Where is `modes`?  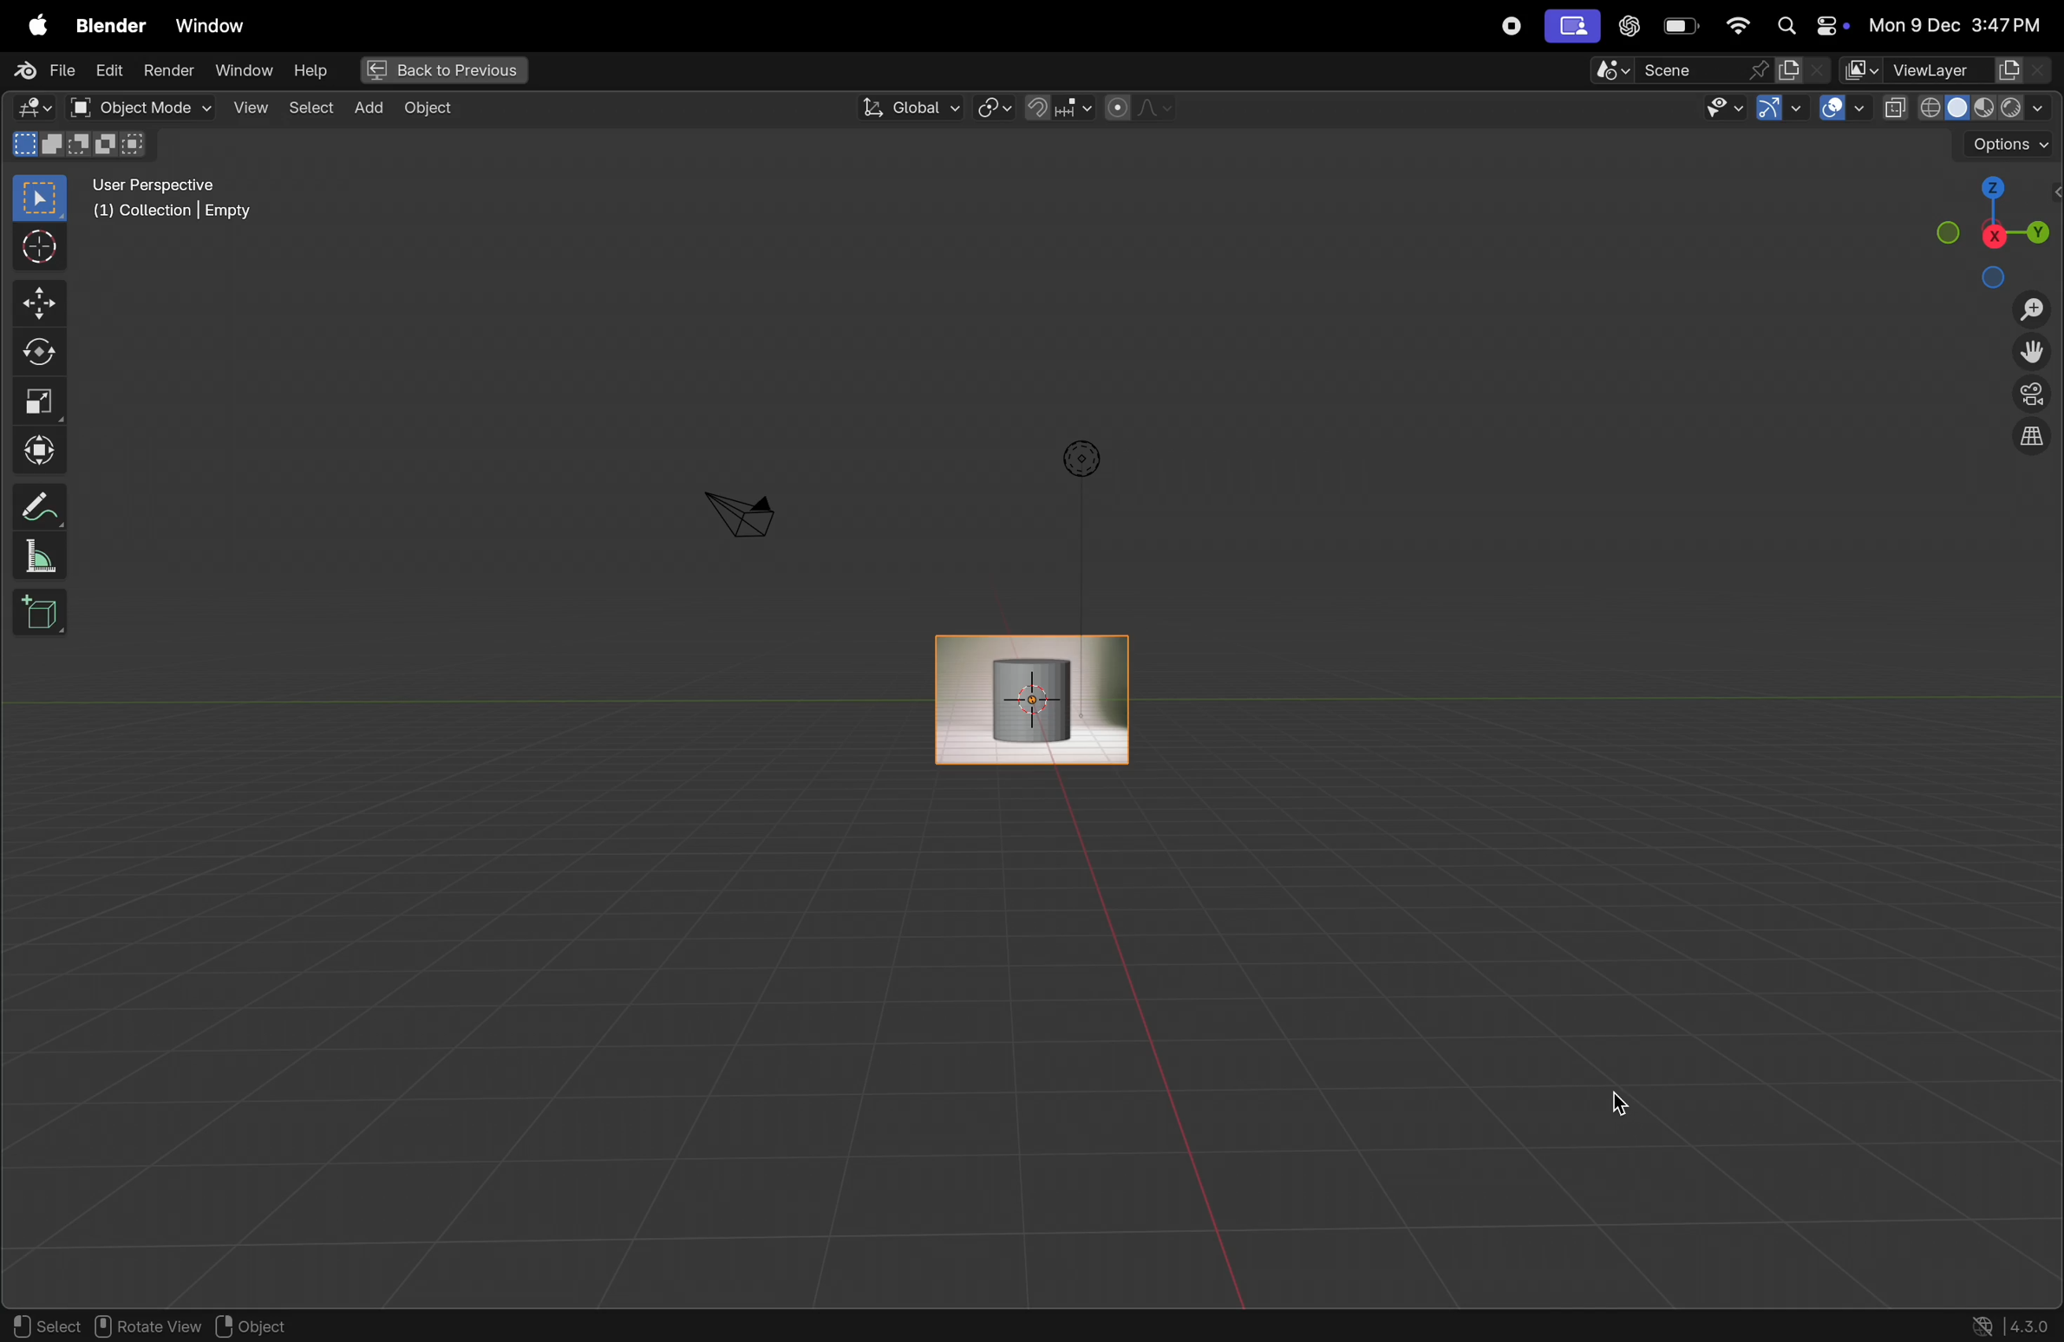
modes is located at coordinates (84, 146).